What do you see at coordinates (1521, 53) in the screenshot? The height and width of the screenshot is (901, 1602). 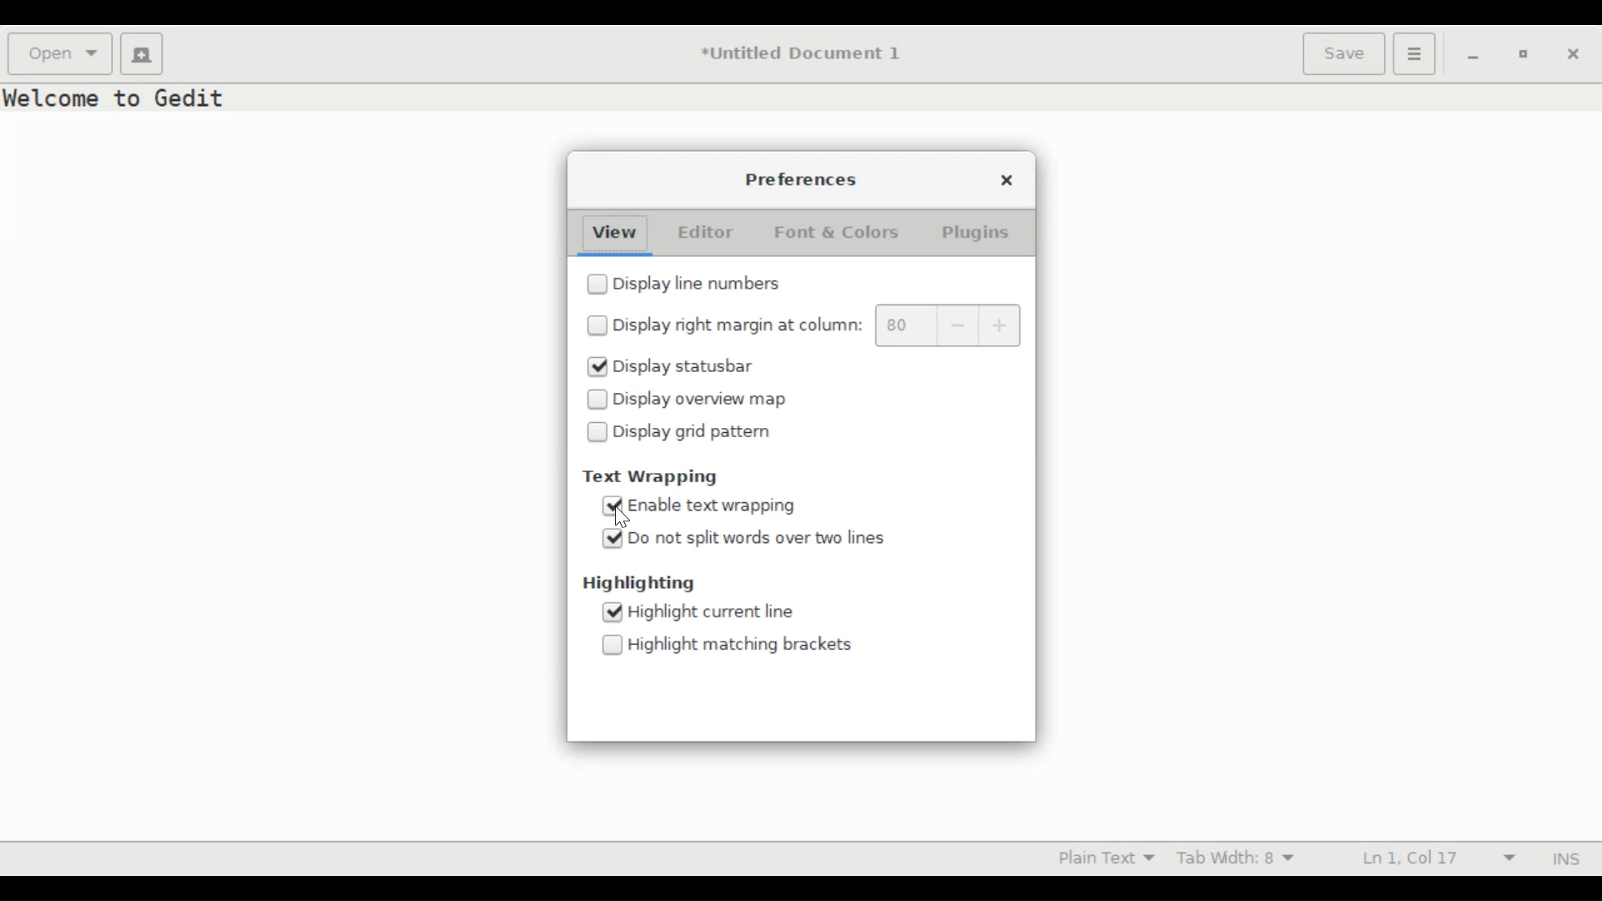 I see `Restore` at bounding box center [1521, 53].